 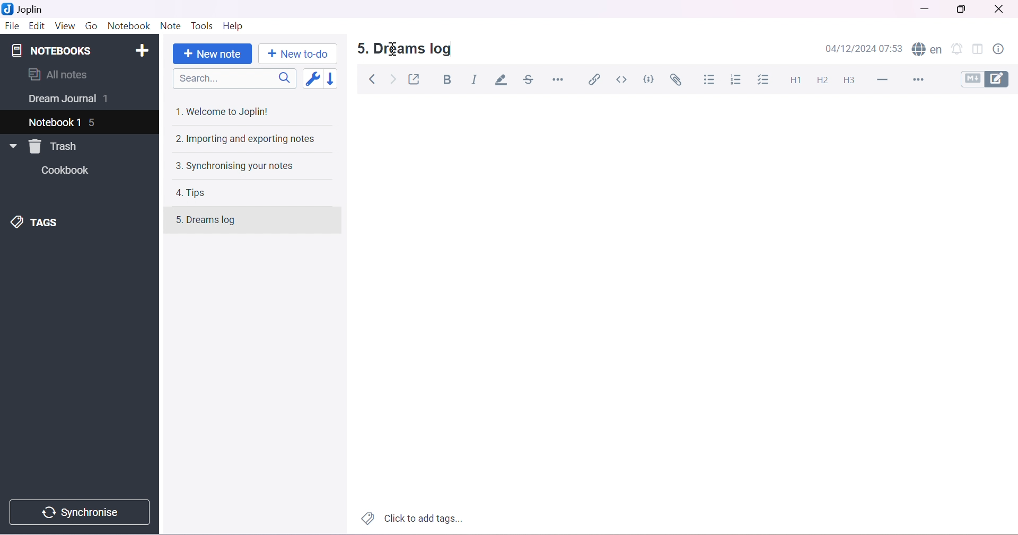 I want to click on Tools, so click(x=203, y=26).